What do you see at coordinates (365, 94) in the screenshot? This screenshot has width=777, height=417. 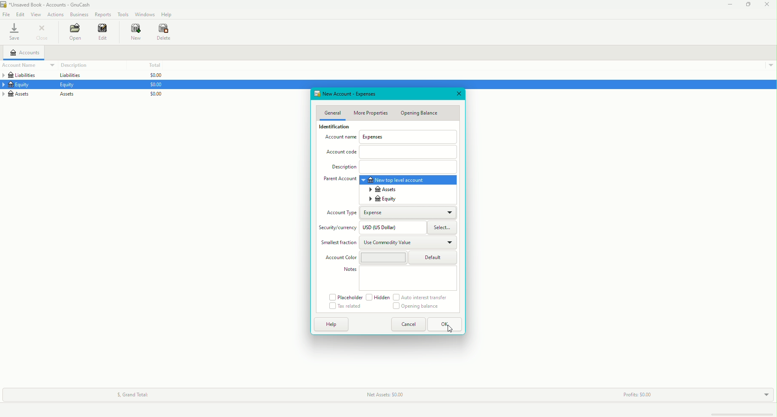 I see `New Account` at bounding box center [365, 94].